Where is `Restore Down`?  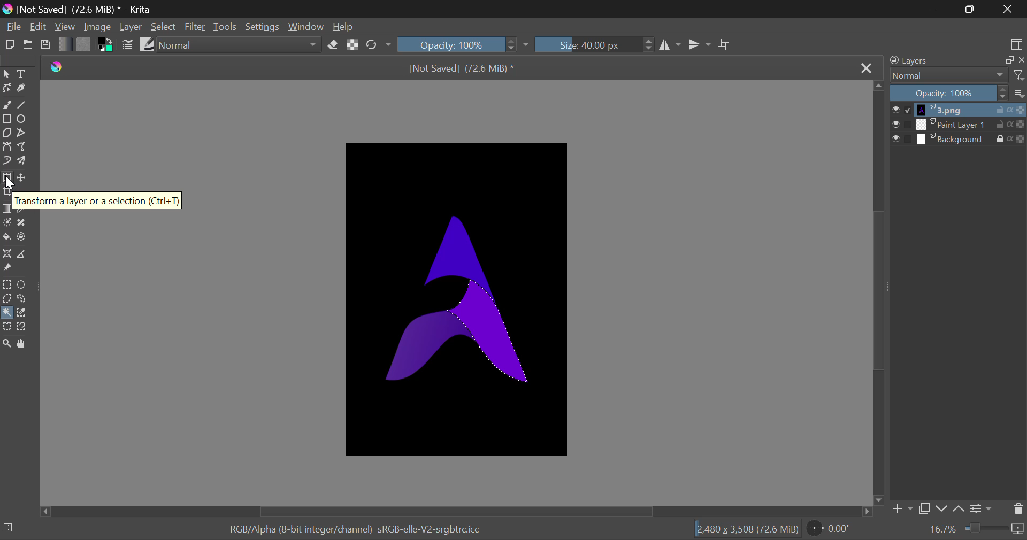 Restore Down is located at coordinates (934, 10).